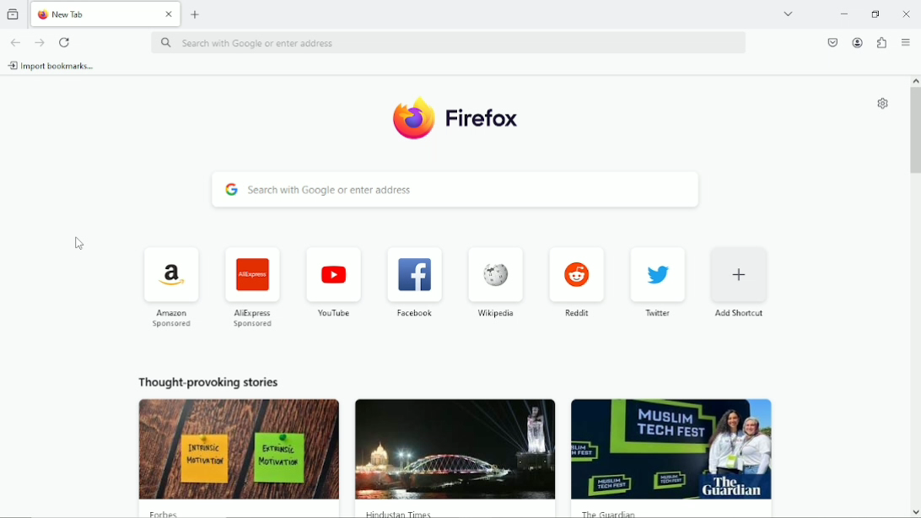 This screenshot has height=518, width=921. Describe the element at coordinates (741, 282) in the screenshot. I see `Add shortcut` at that location.